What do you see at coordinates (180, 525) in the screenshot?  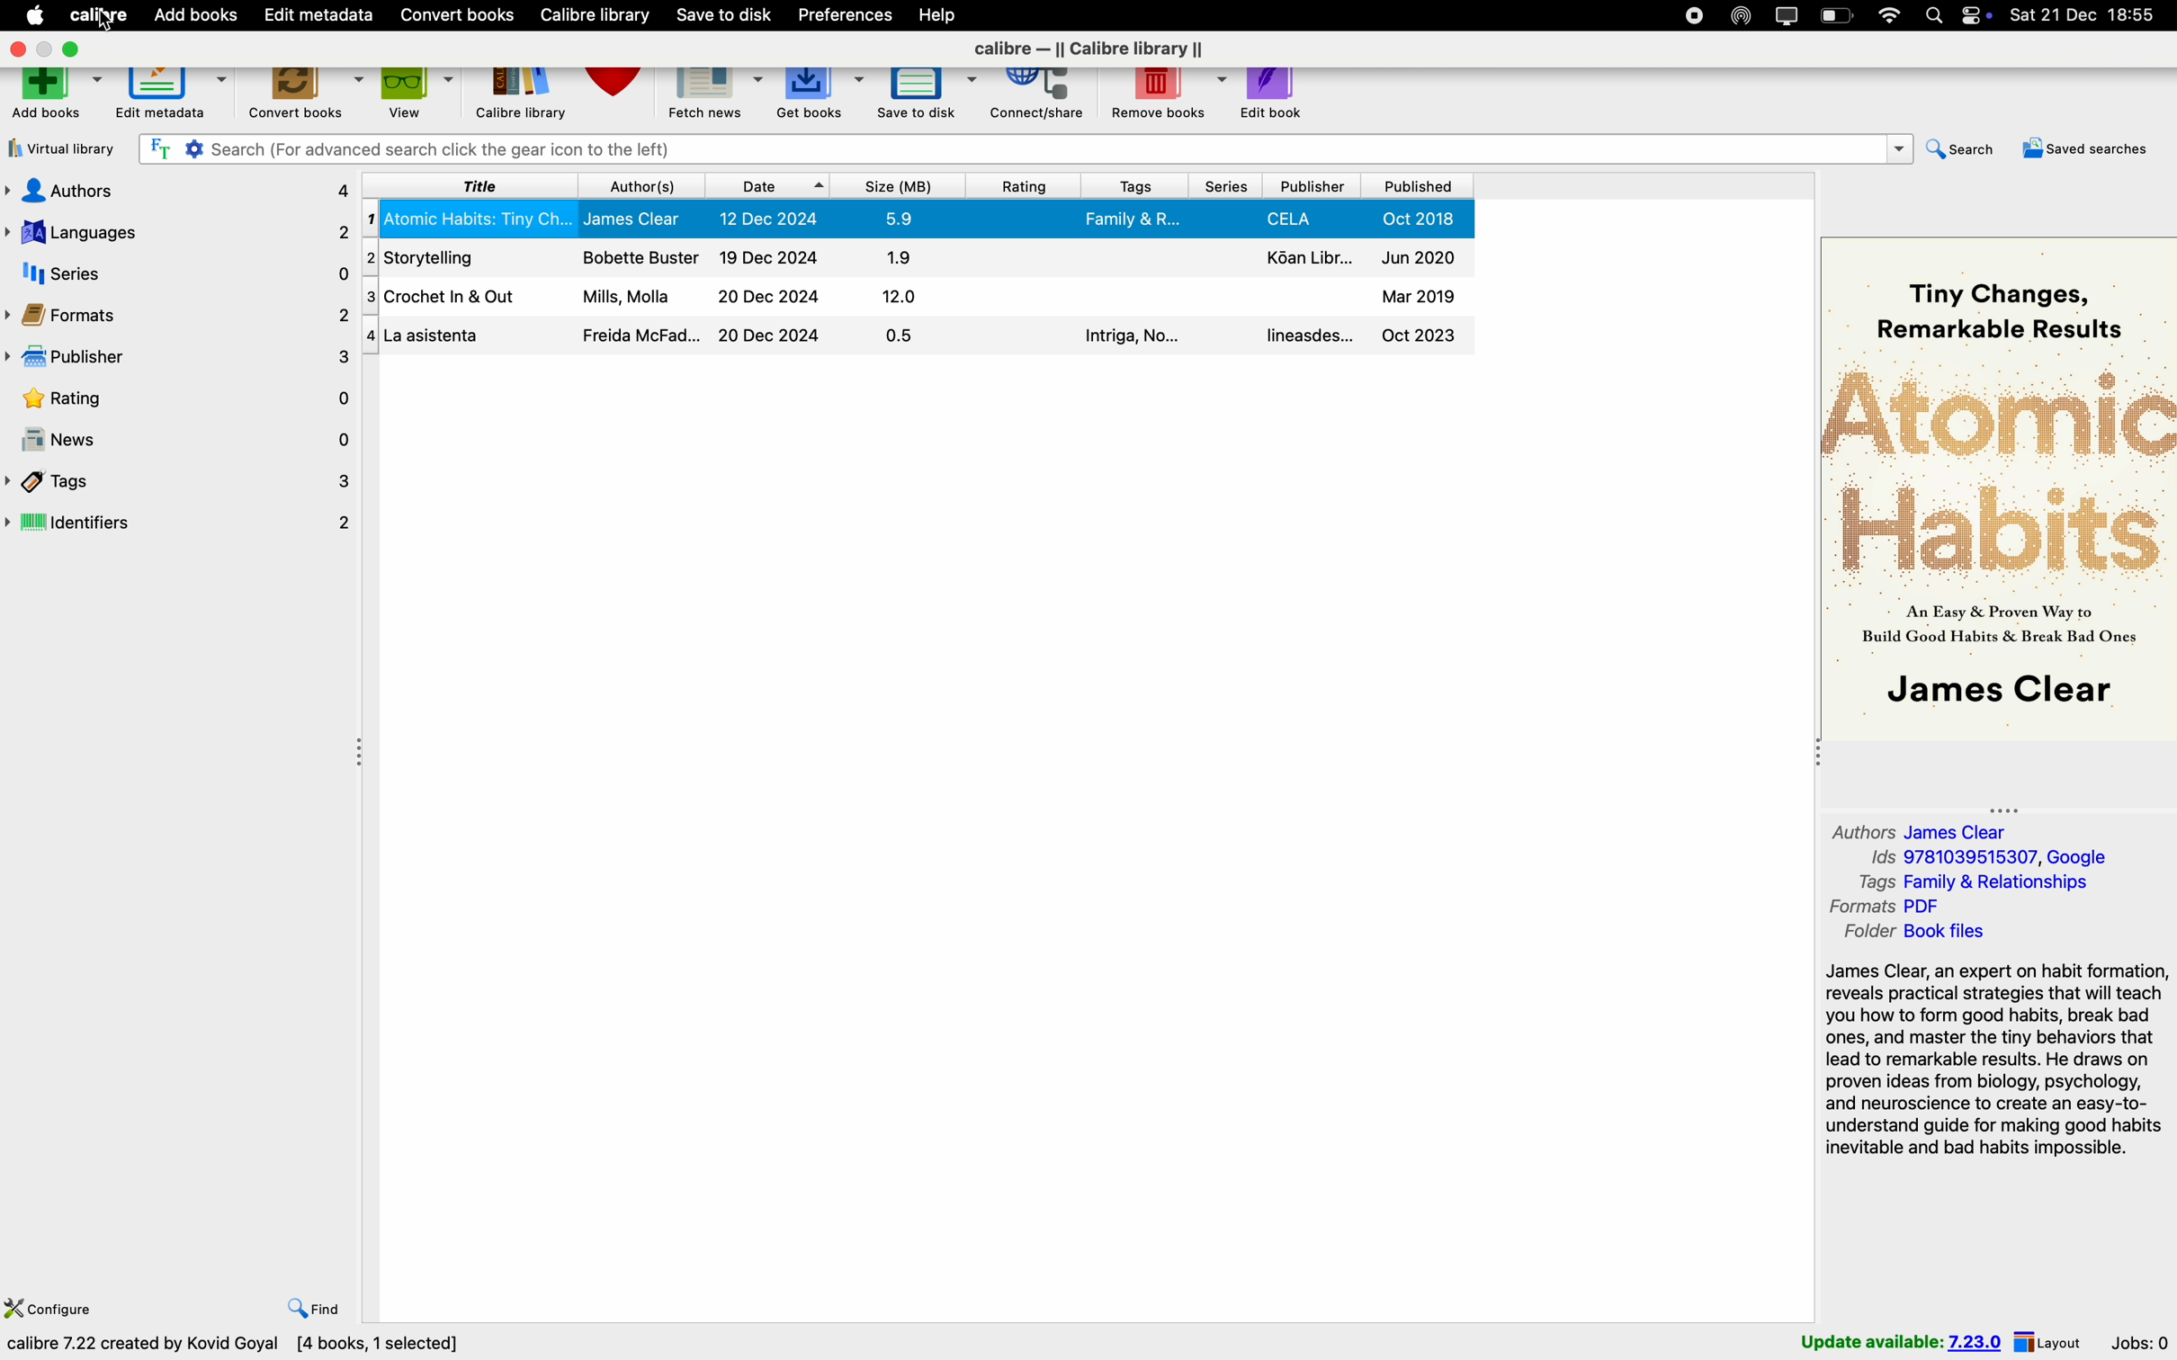 I see `identifiers` at bounding box center [180, 525].